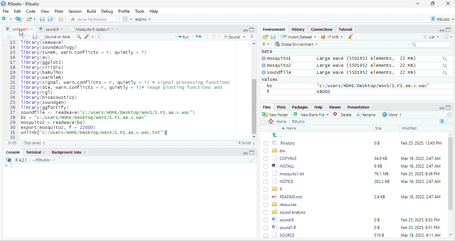 This screenshot has width=455, height=241. I want to click on down, so click(214, 36).